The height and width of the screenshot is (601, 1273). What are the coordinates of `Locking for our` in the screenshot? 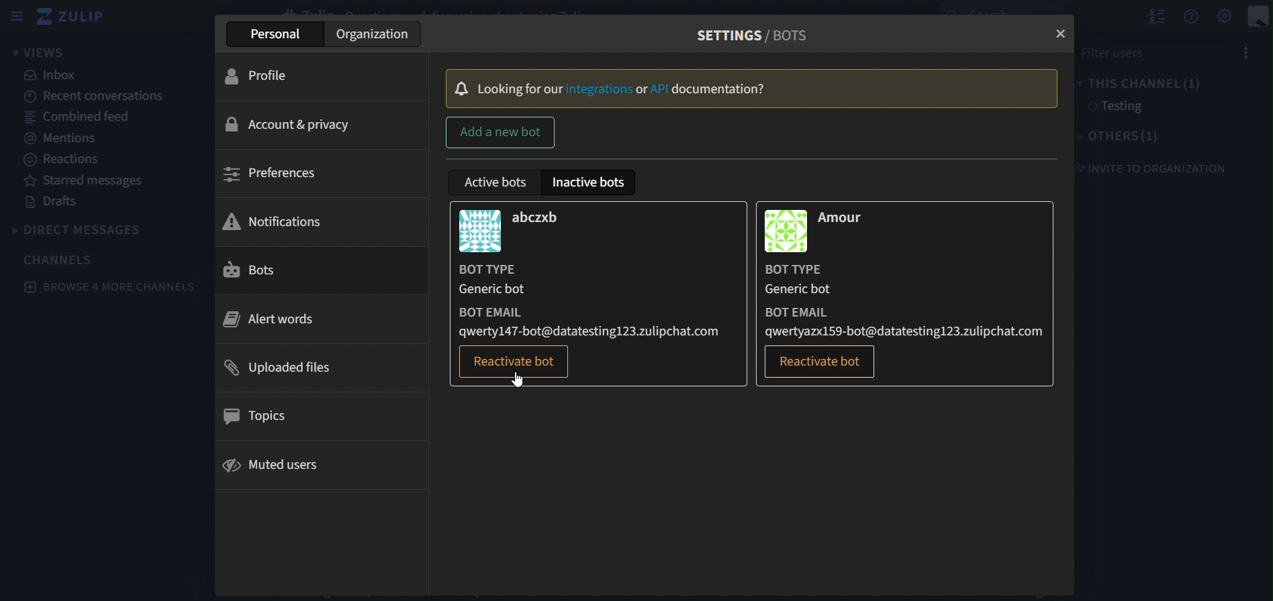 It's located at (518, 89).